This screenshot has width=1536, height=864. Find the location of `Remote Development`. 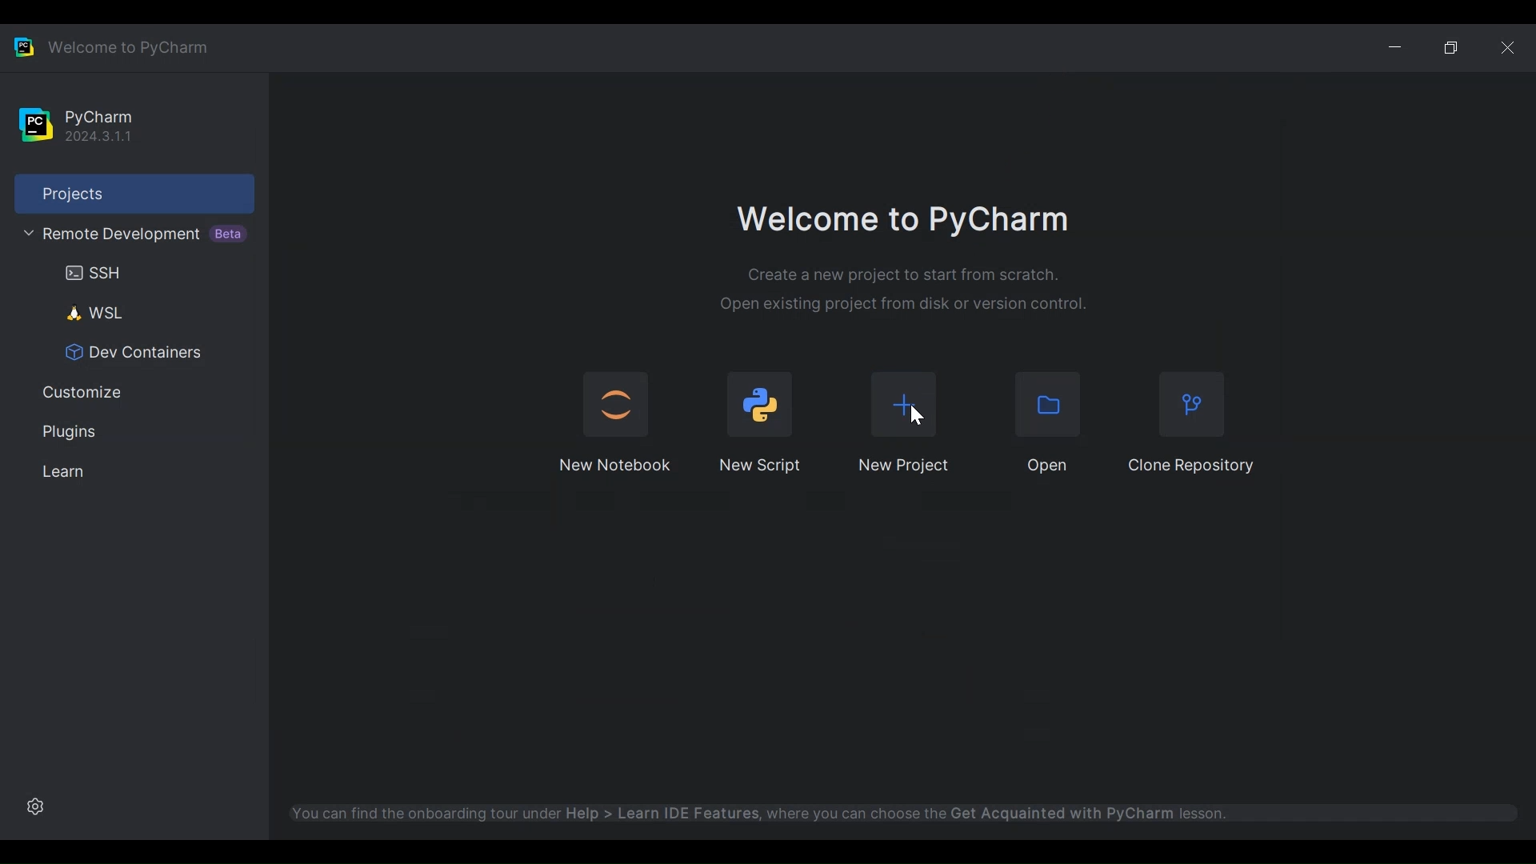

Remote Development is located at coordinates (130, 234).